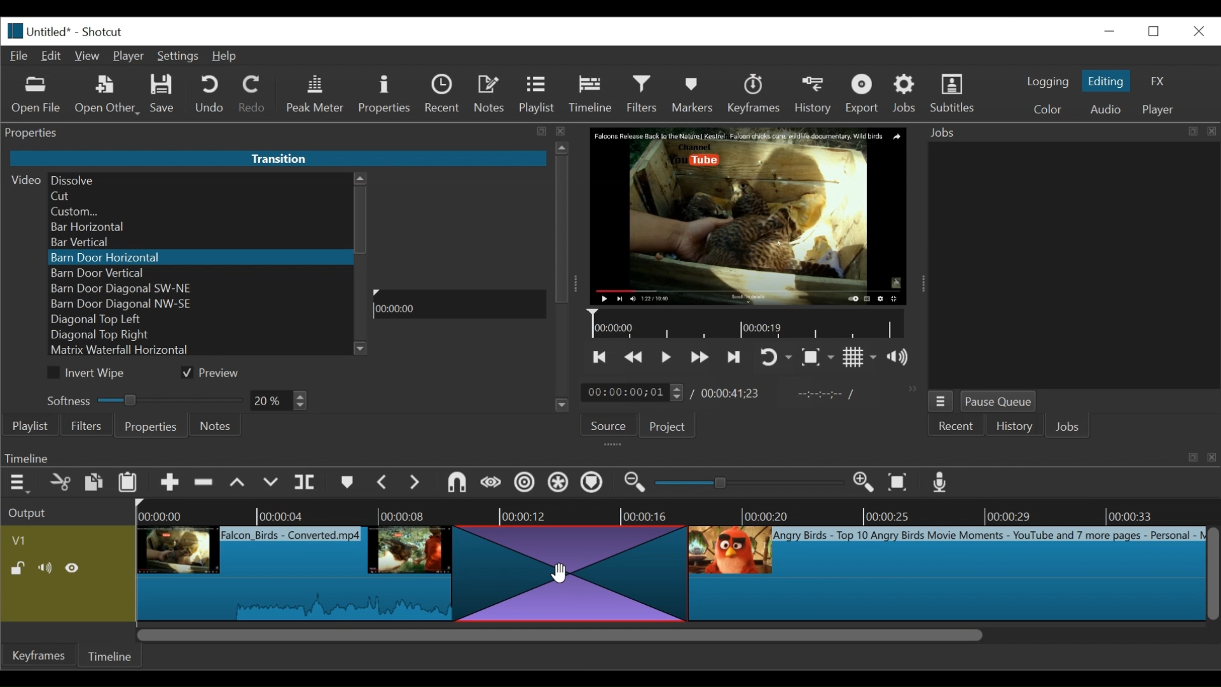 The height and width of the screenshot is (687, 1221). What do you see at coordinates (115, 656) in the screenshot?
I see `Timeline` at bounding box center [115, 656].